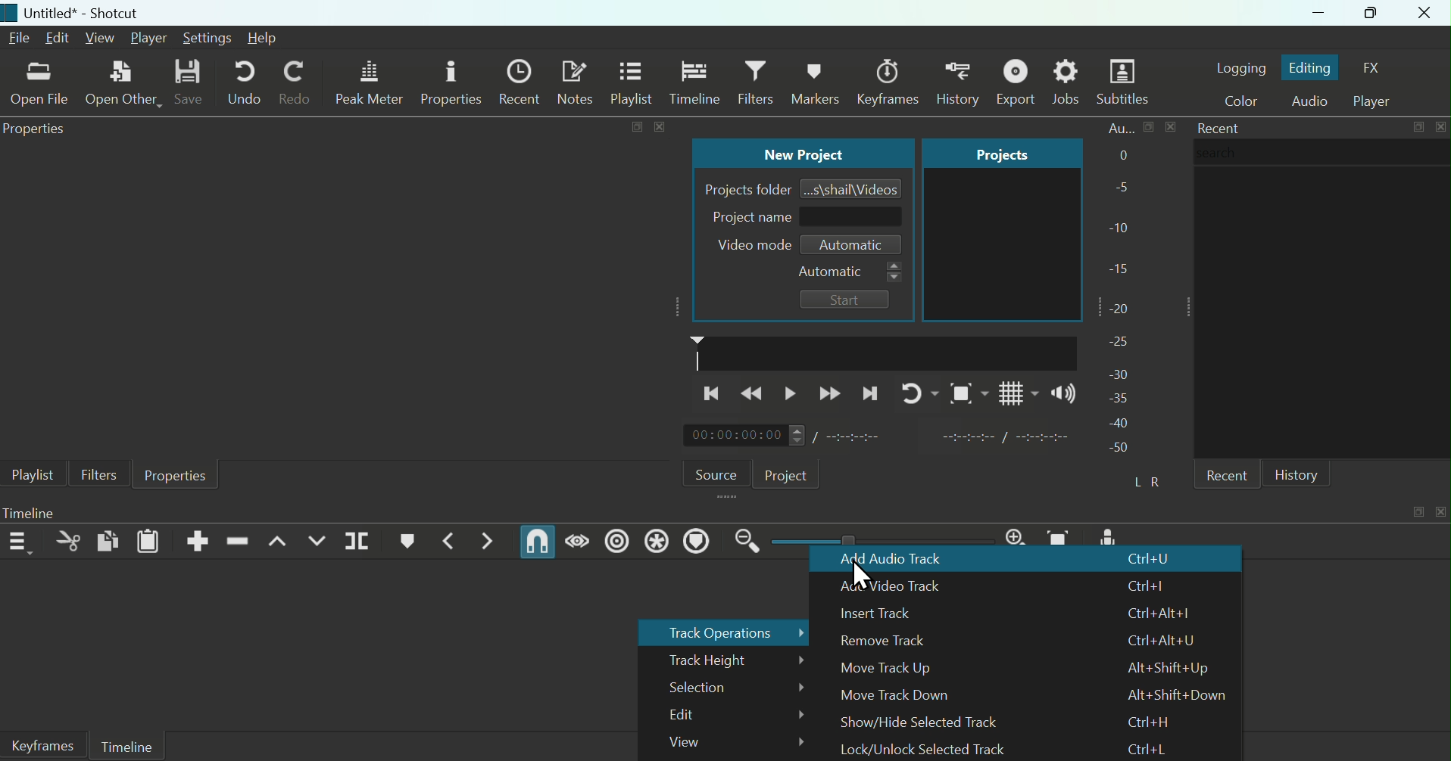 This screenshot has width=1451, height=761. I want to click on Maximize, so click(1368, 13).